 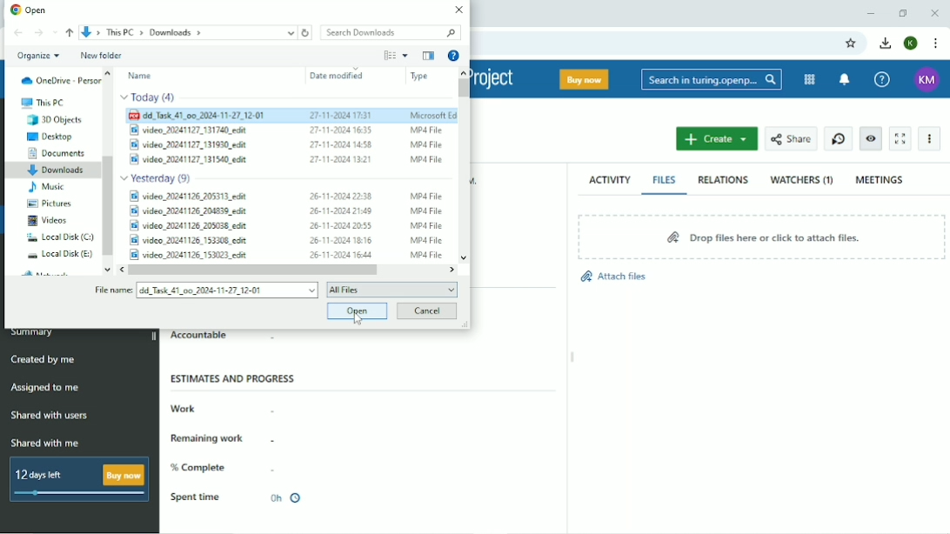 What do you see at coordinates (277, 408) in the screenshot?
I see `-` at bounding box center [277, 408].